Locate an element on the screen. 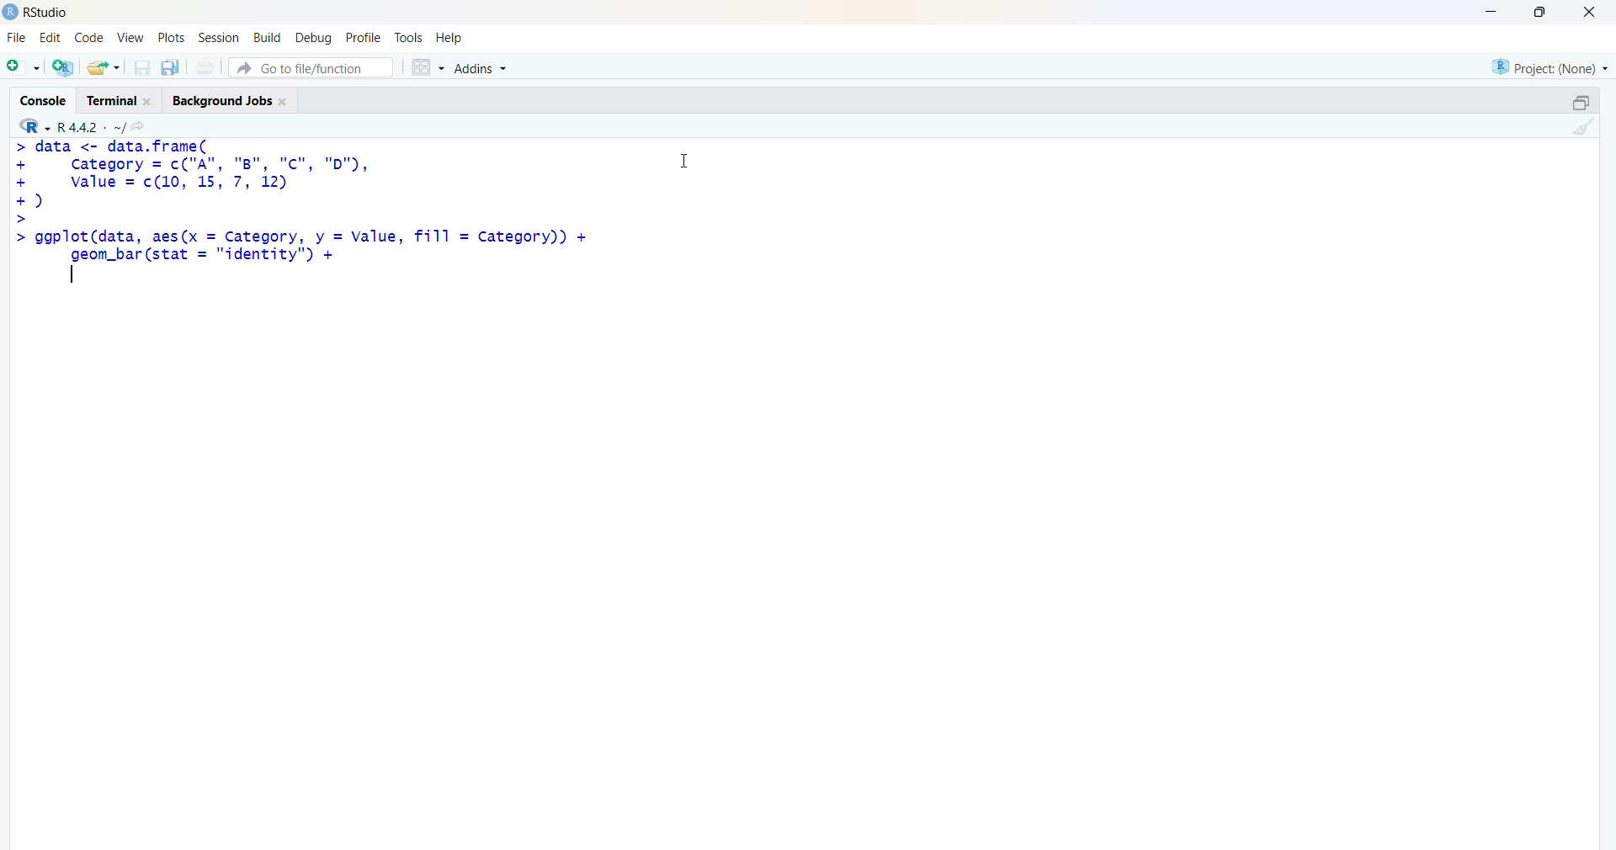  maximize is located at coordinates (1581, 103).